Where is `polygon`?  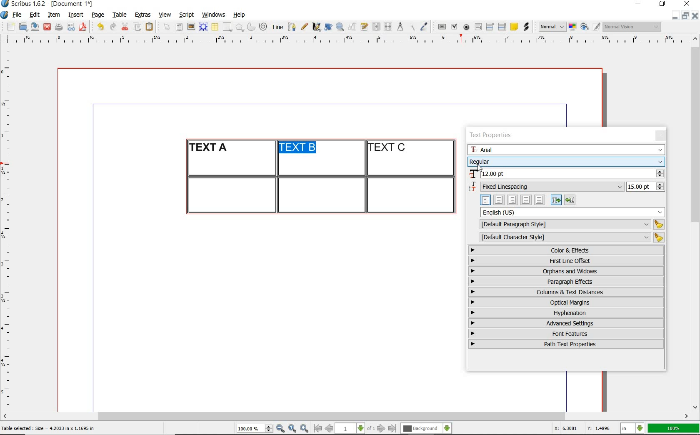
polygon is located at coordinates (240, 27).